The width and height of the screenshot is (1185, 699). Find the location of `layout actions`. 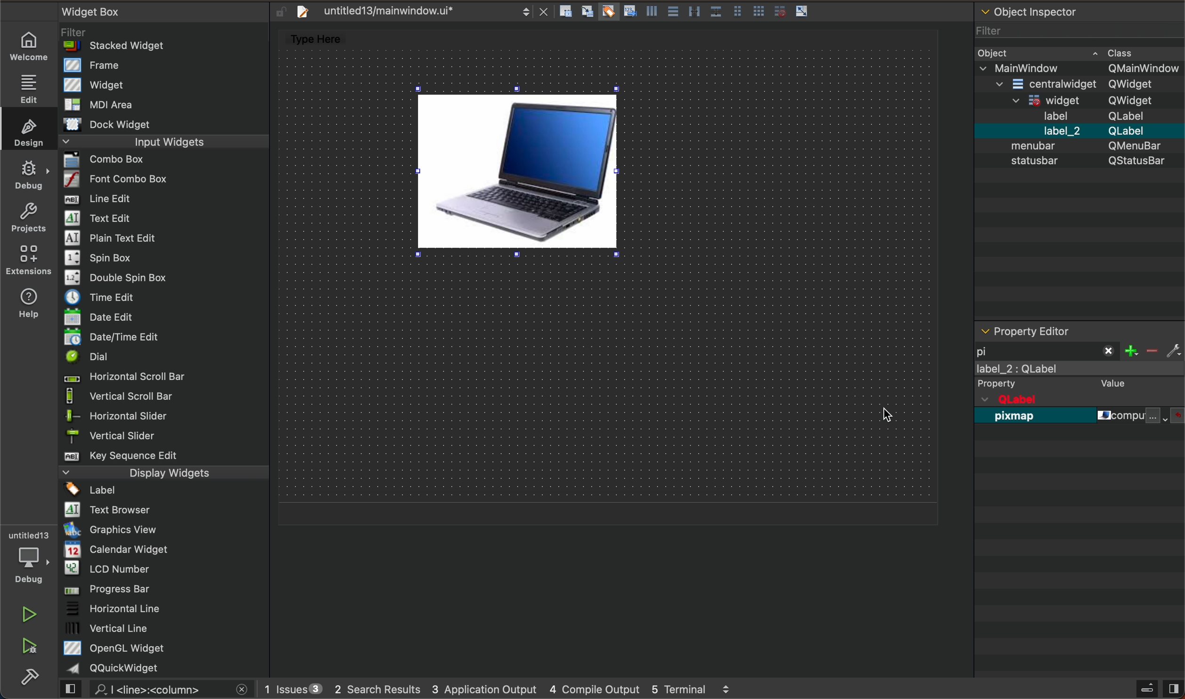

layout actions is located at coordinates (688, 13).